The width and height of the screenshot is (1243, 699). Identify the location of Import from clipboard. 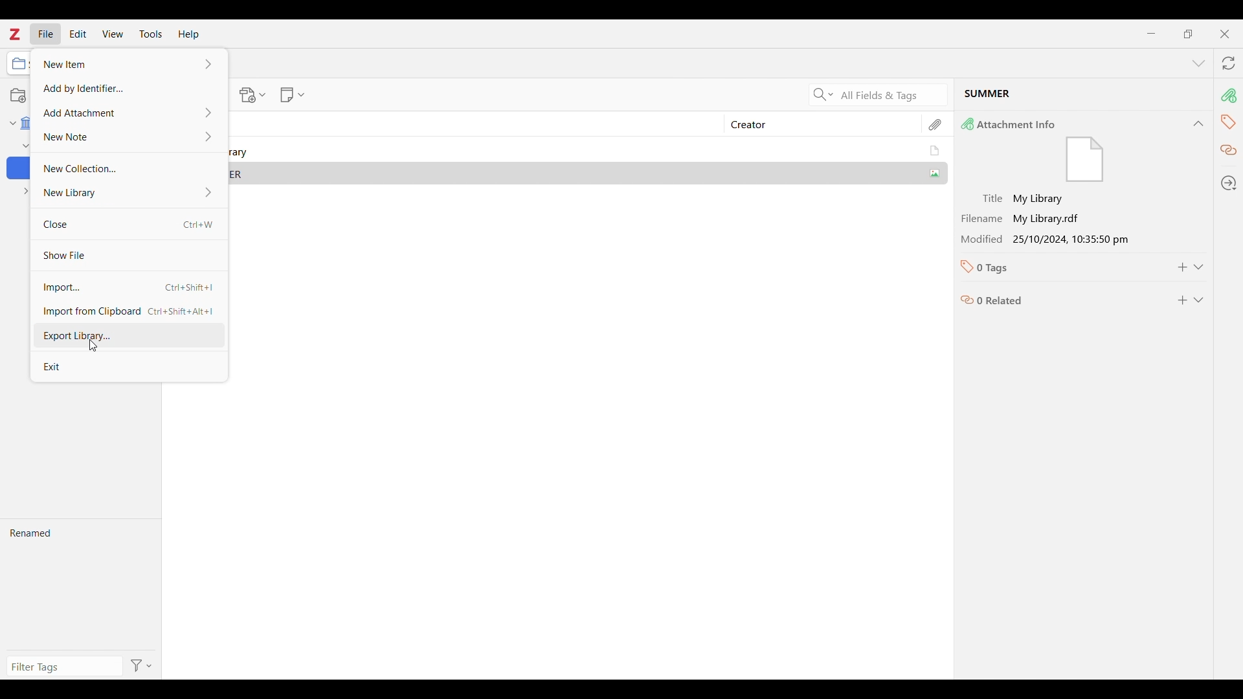
(129, 311).